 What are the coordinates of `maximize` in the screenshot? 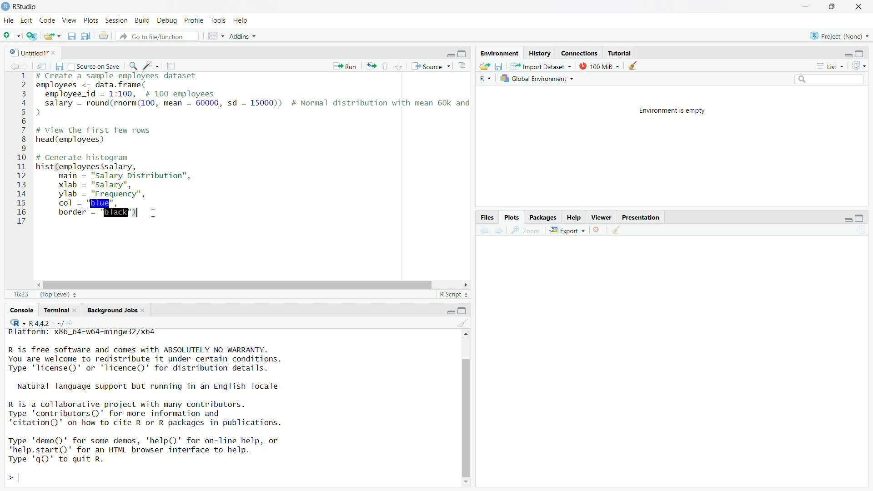 It's located at (833, 7).